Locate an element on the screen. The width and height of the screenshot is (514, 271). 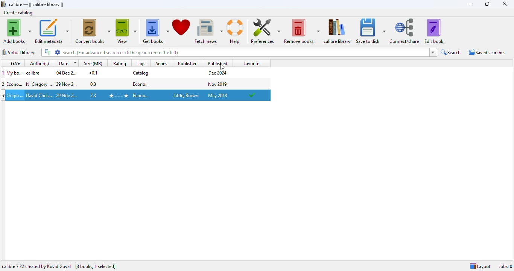
preferences is located at coordinates (265, 31).